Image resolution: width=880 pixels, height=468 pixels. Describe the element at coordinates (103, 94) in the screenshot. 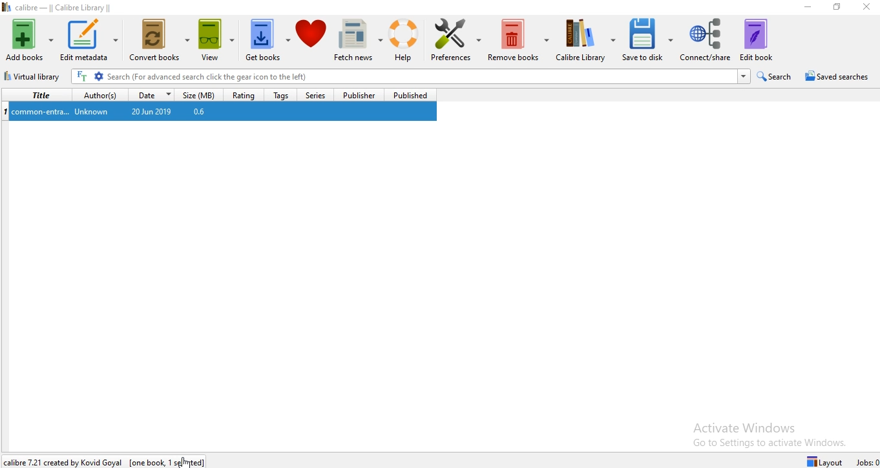

I see `Author(s)` at that location.